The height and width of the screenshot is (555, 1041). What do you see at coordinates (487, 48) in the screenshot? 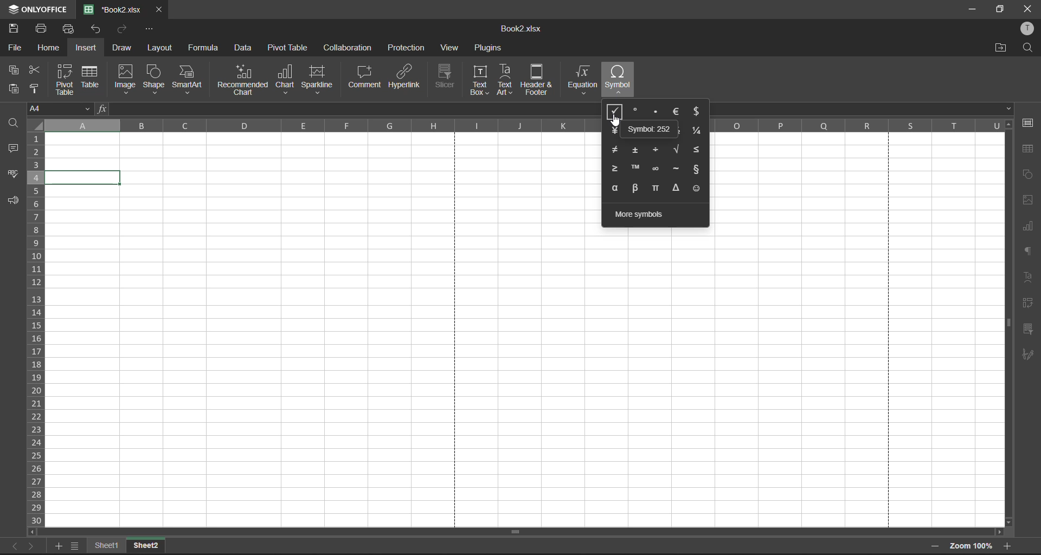
I see `plugins` at bounding box center [487, 48].